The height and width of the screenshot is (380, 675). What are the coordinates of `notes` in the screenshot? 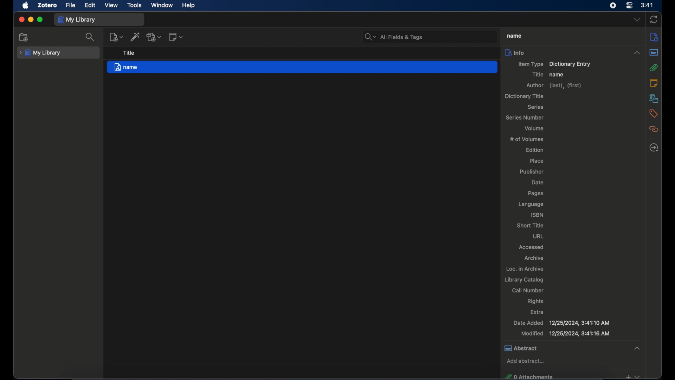 It's located at (654, 83).